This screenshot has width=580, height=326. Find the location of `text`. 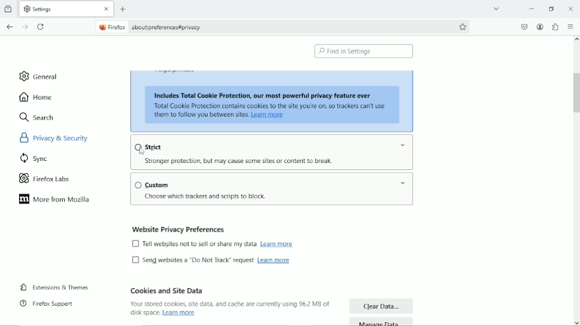

text is located at coordinates (198, 260).